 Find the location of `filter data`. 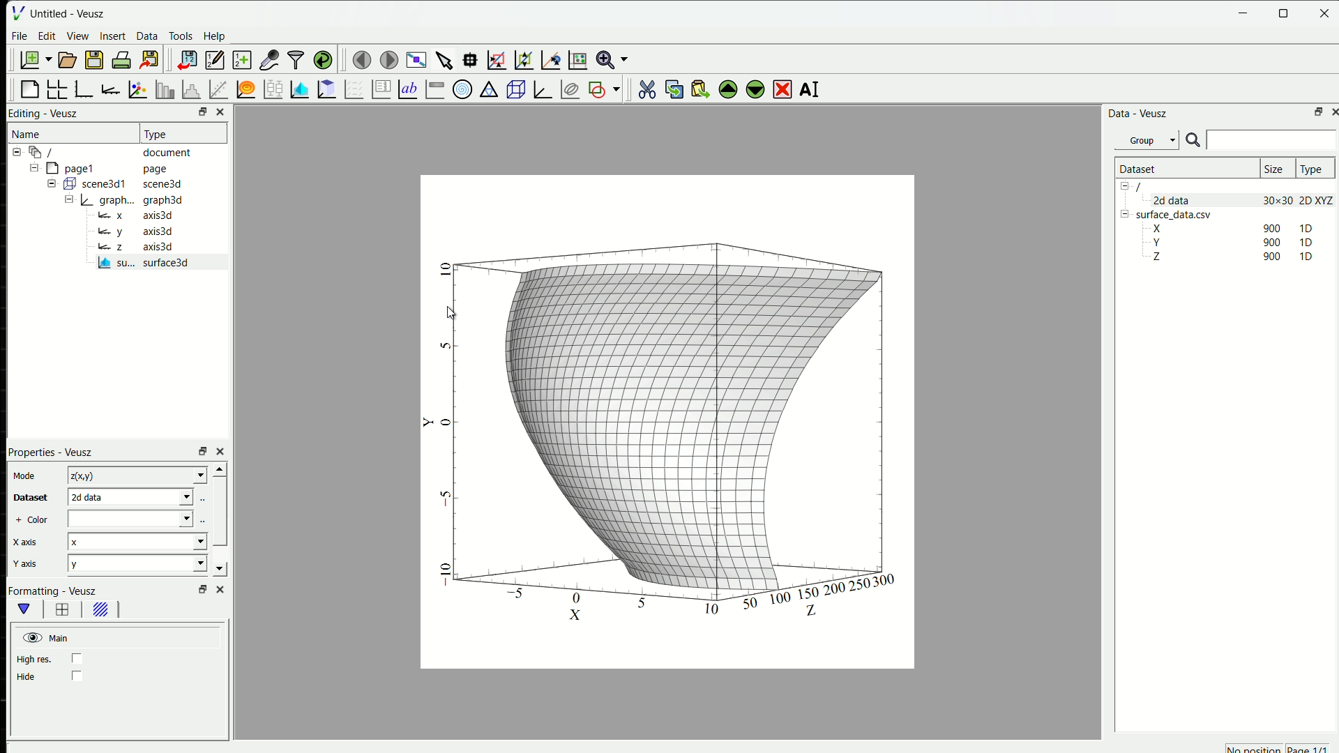

filter data is located at coordinates (296, 60).